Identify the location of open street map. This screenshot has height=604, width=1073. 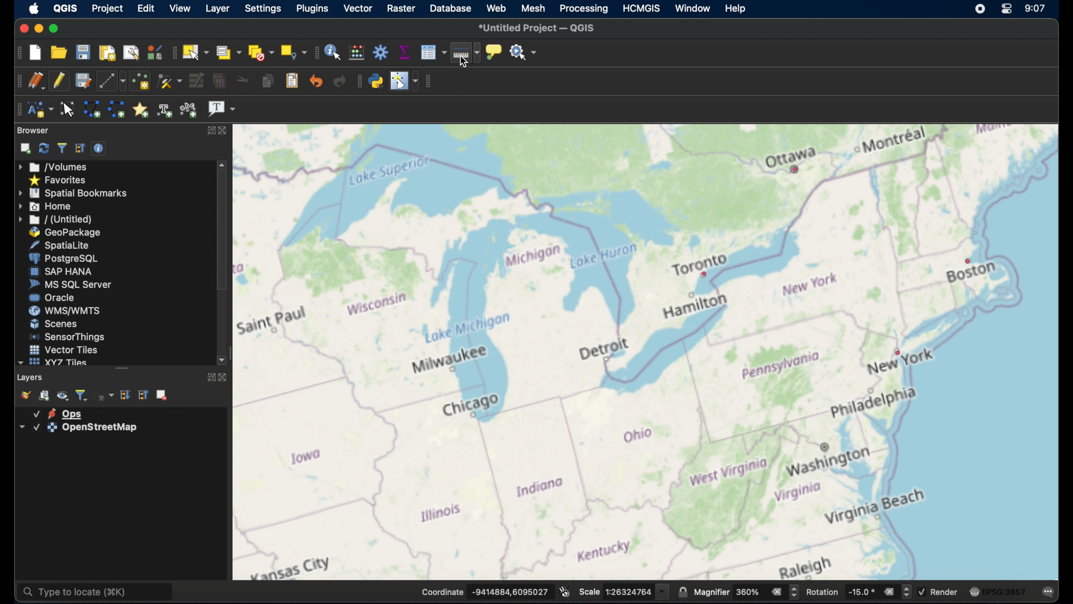
(465, 352).